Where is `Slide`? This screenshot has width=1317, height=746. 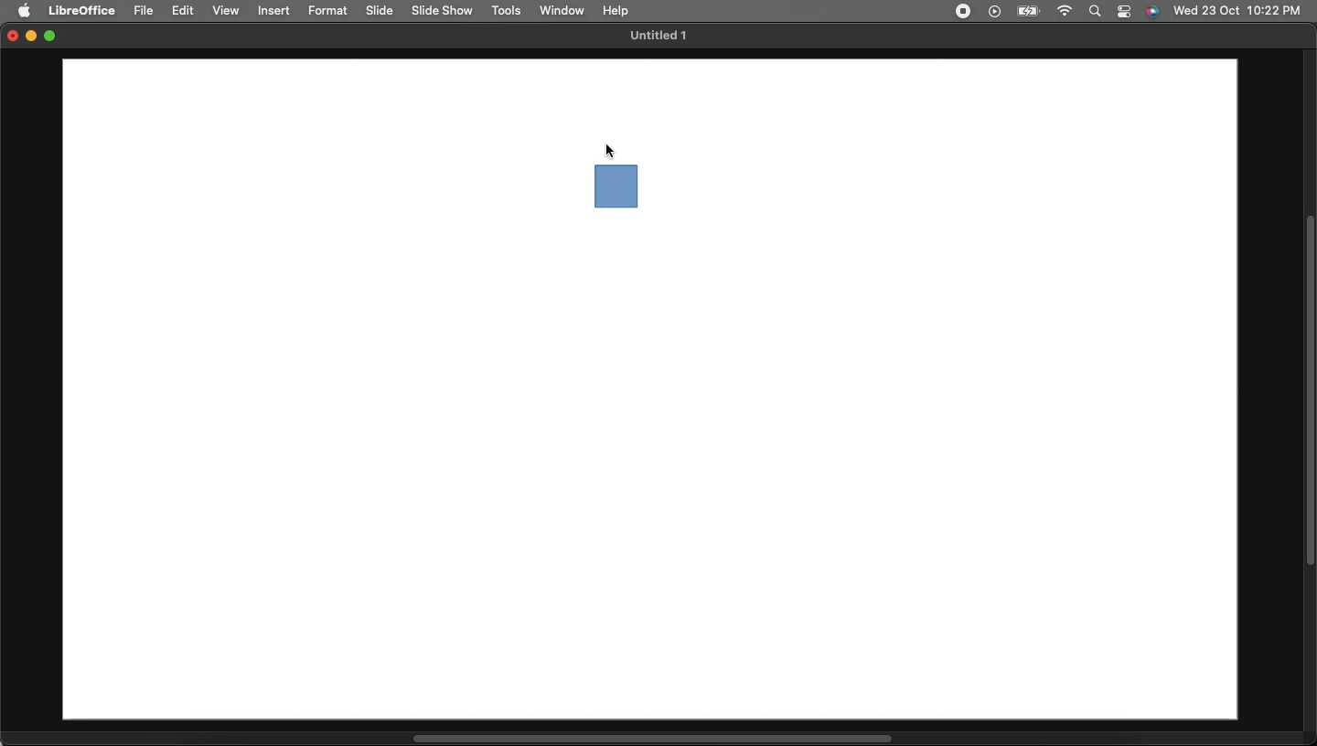 Slide is located at coordinates (381, 11).